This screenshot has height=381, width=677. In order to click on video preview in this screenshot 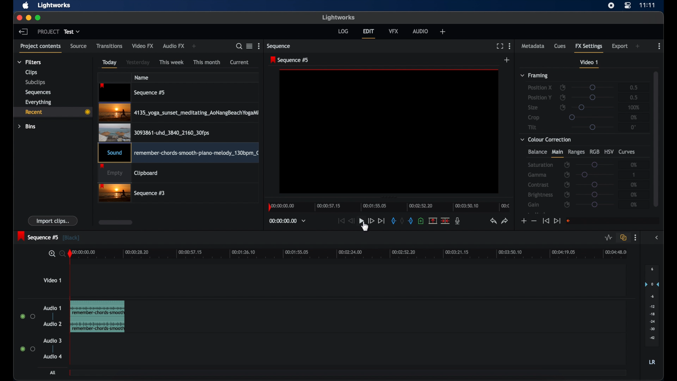, I will do `click(389, 132)`.